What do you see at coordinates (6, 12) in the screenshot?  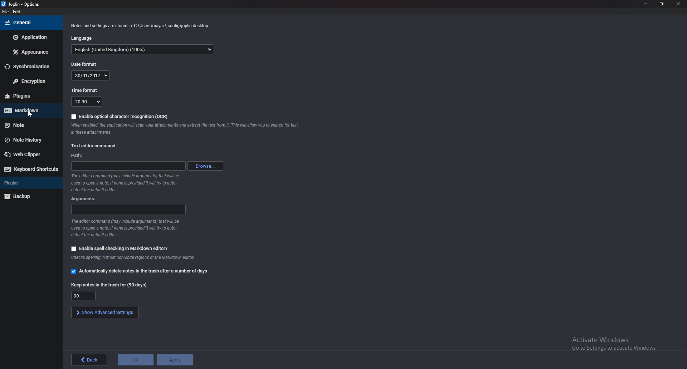 I see `file` at bounding box center [6, 12].